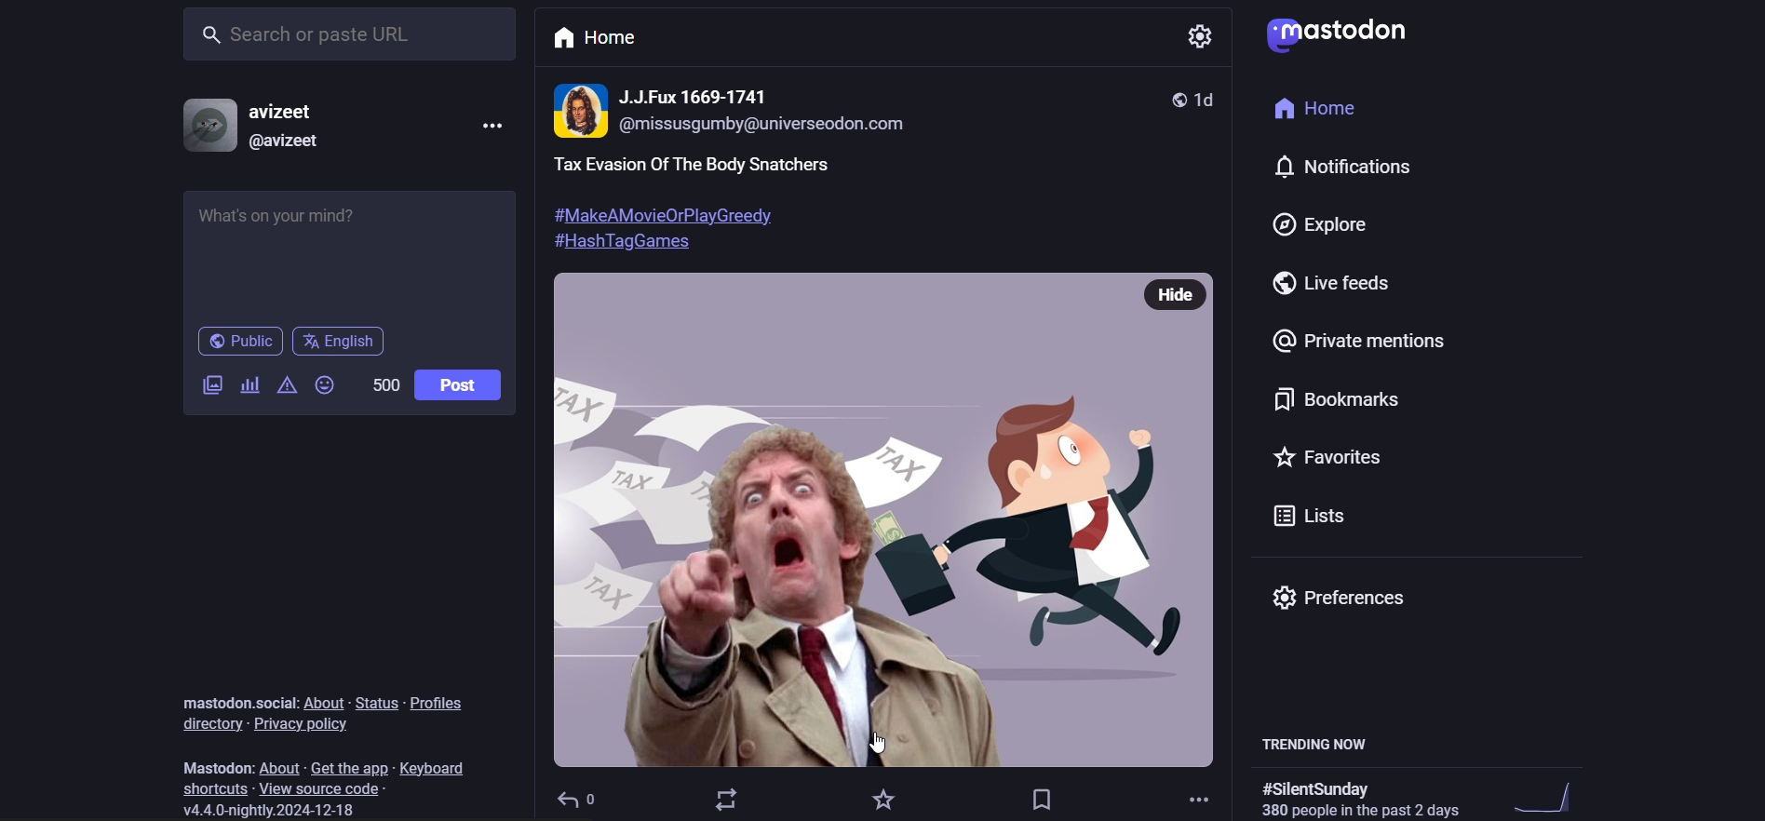 The width and height of the screenshot is (1765, 821). What do you see at coordinates (460, 380) in the screenshot?
I see `post` at bounding box center [460, 380].